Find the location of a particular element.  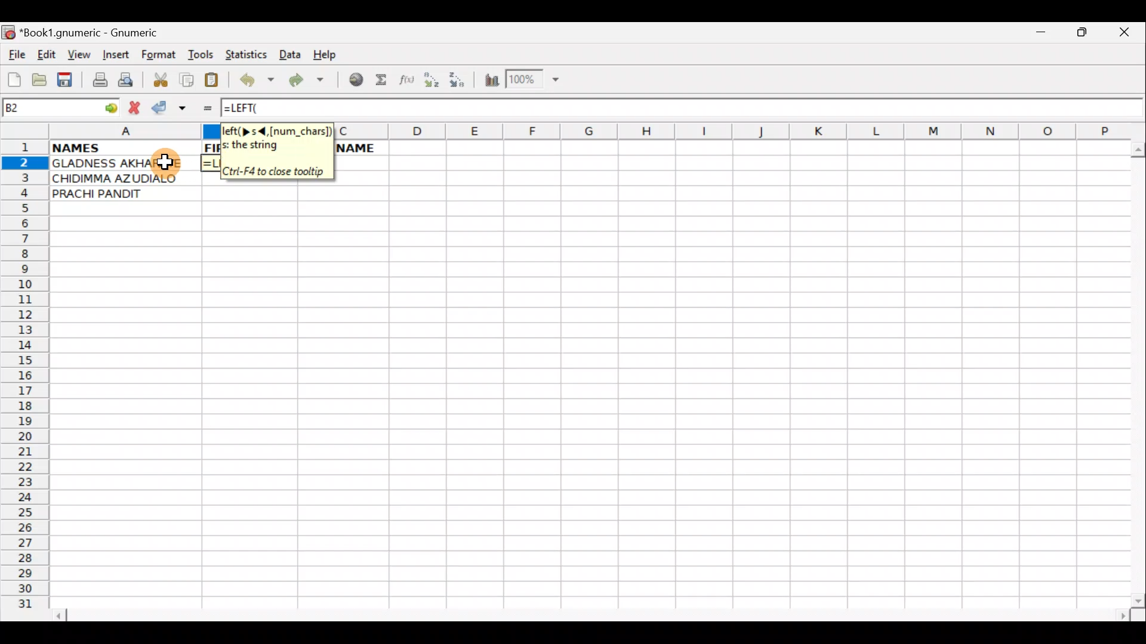

Tools is located at coordinates (202, 55).